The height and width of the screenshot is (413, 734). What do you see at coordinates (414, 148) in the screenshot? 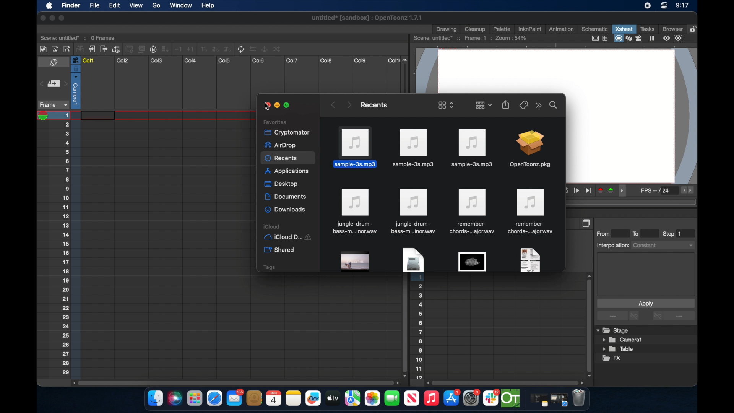
I see `mp3 icon` at bounding box center [414, 148].